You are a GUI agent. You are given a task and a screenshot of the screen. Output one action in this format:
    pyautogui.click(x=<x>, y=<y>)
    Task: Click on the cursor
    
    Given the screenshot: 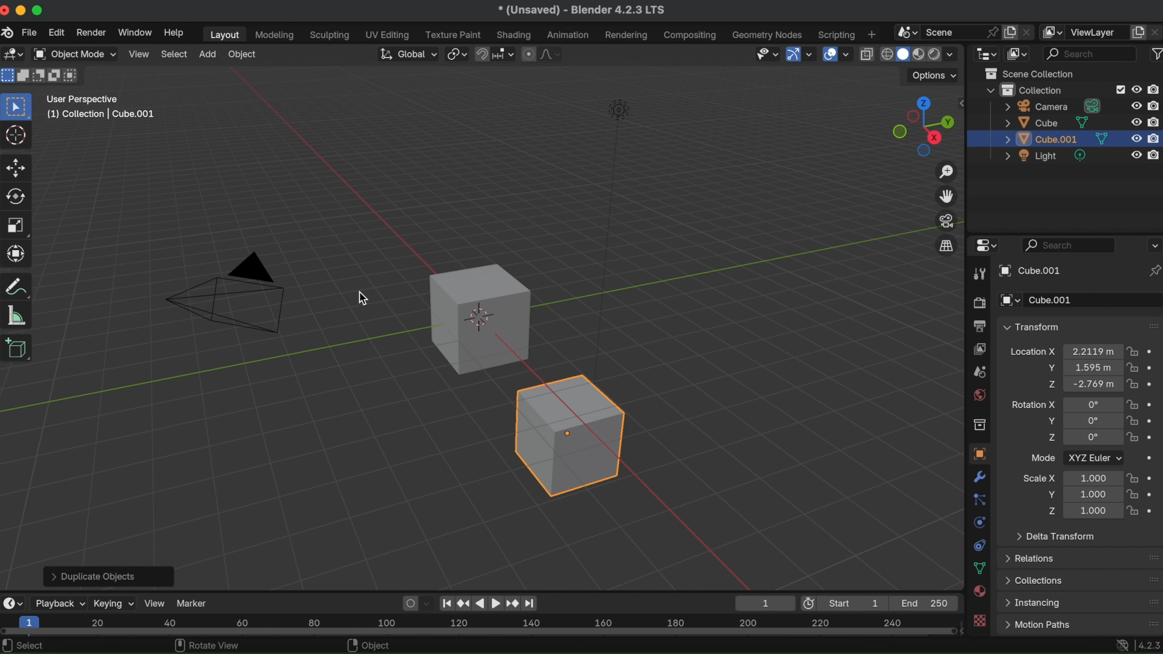 What is the action you would take?
    pyautogui.click(x=362, y=299)
    